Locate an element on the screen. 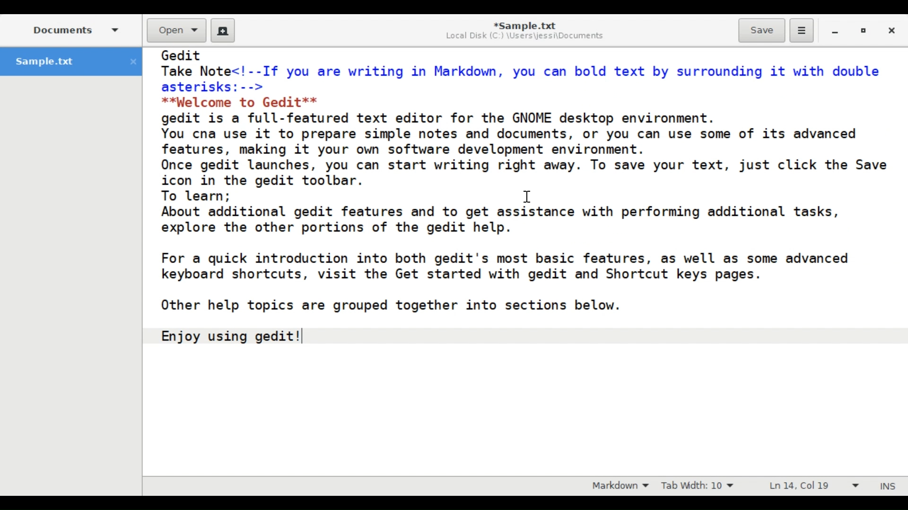  Sample.txt is located at coordinates (73, 61).